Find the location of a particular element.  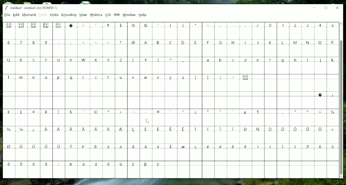

Symbols is located at coordinates (98, 42).